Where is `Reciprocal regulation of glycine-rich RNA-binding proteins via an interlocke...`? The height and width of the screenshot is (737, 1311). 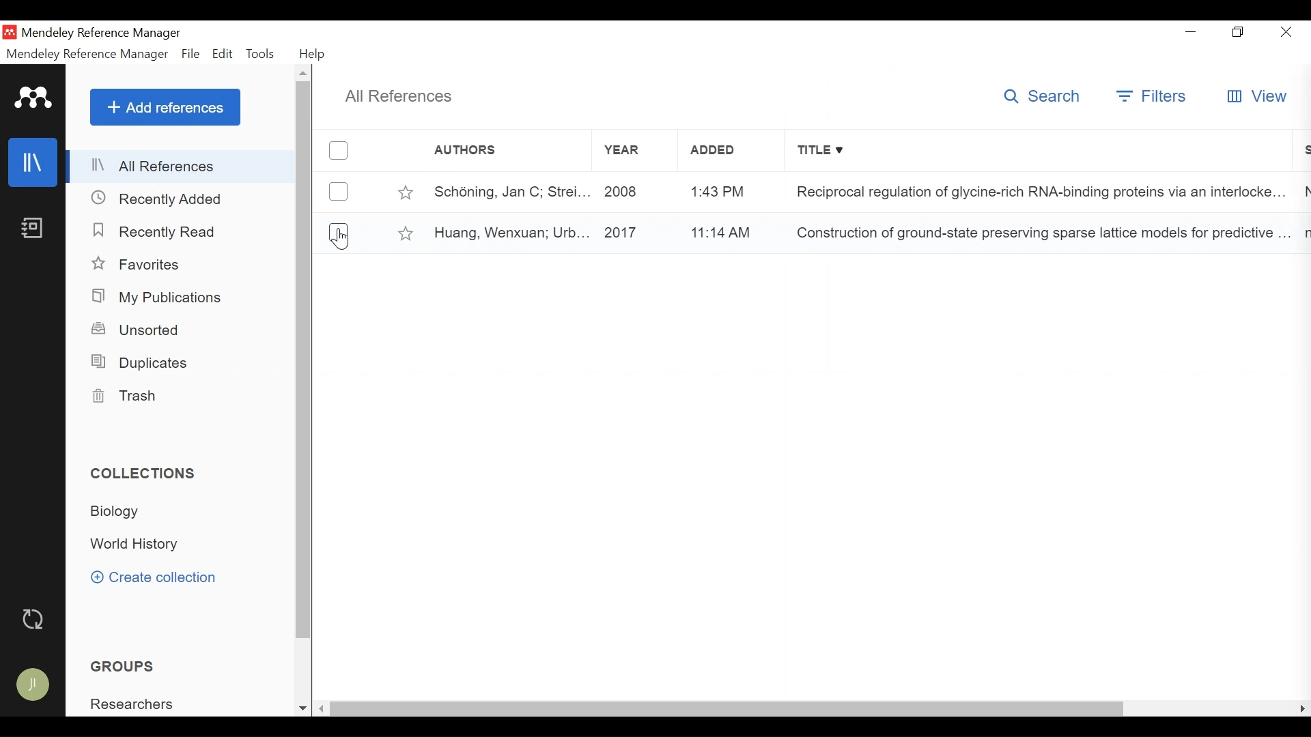 Reciprocal regulation of glycine-rich RNA-binding proteins via an interlocke... is located at coordinates (1036, 192).